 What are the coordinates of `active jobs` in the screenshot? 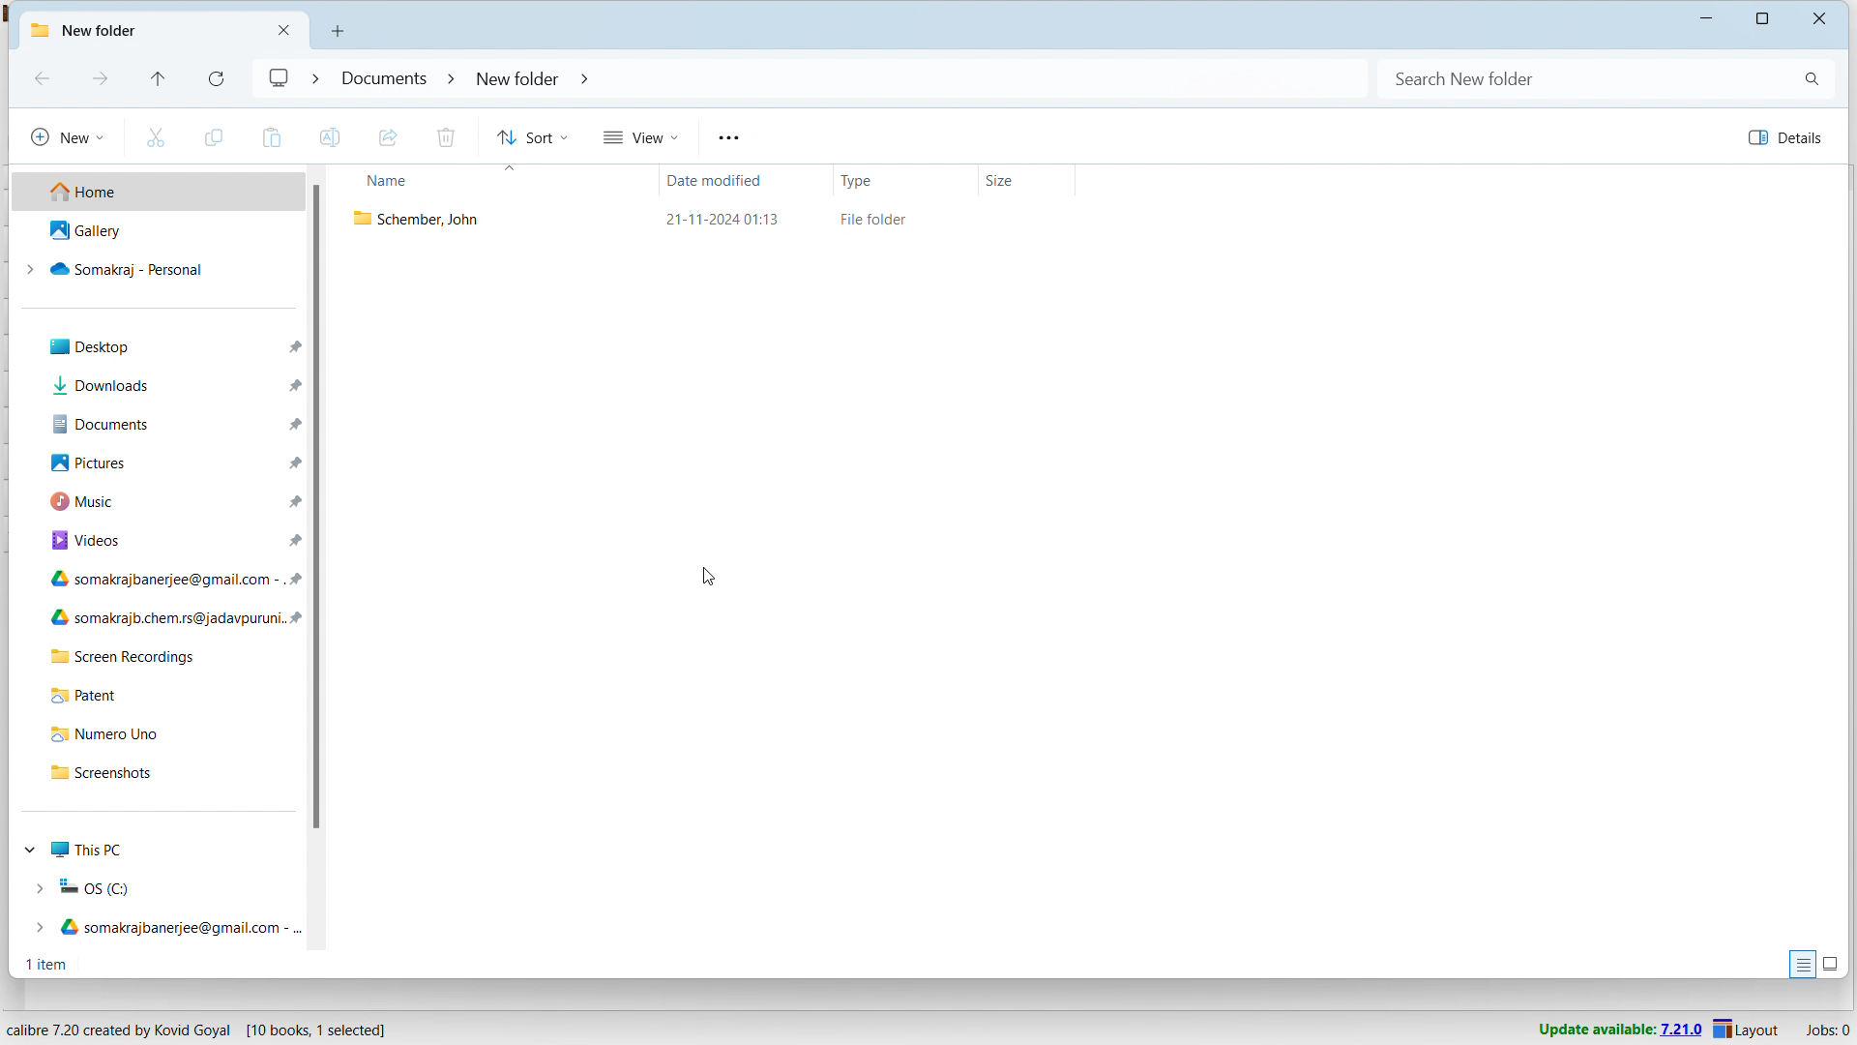 It's located at (1827, 1030).